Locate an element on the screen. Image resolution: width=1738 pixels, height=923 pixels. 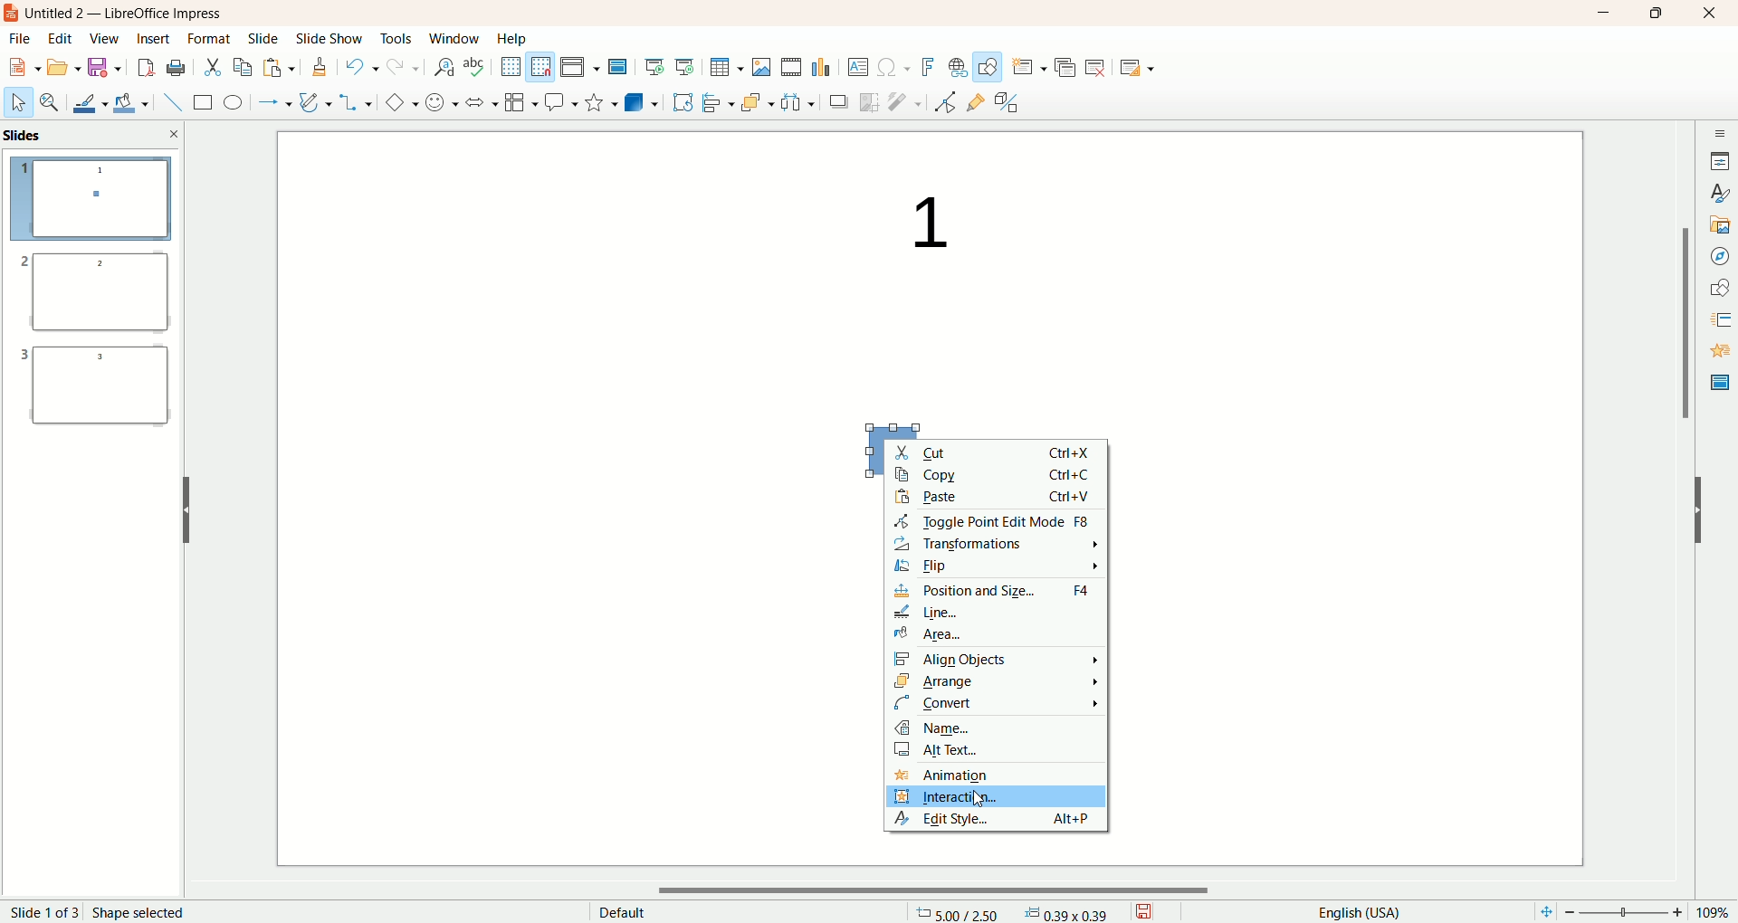
tools is located at coordinates (398, 43).